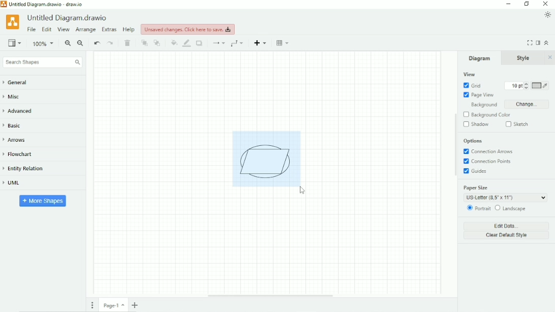 This screenshot has width=555, height=312. What do you see at coordinates (187, 43) in the screenshot?
I see `Line color` at bounding box center [187, 43].